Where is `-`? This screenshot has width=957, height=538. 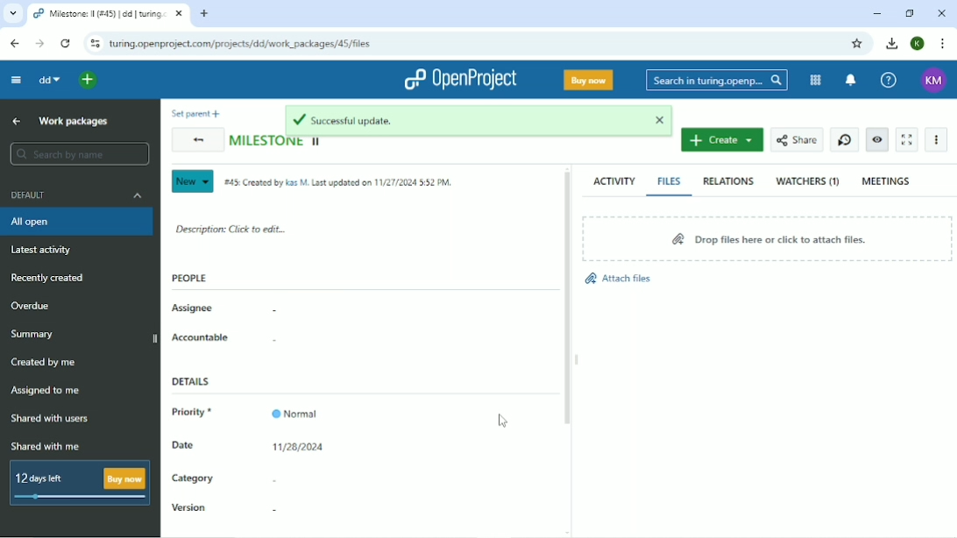
- is located at coordinates (270, 342).